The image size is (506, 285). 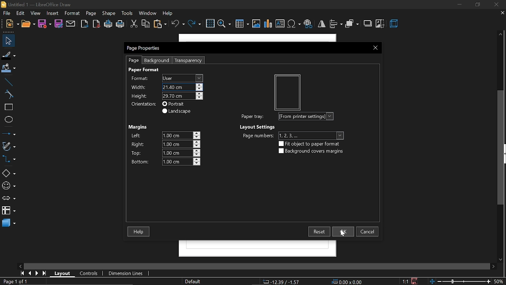 What do you see at coordinates (138, 86) in the screenshot?
I see `width` at bounding box center [138, 86].